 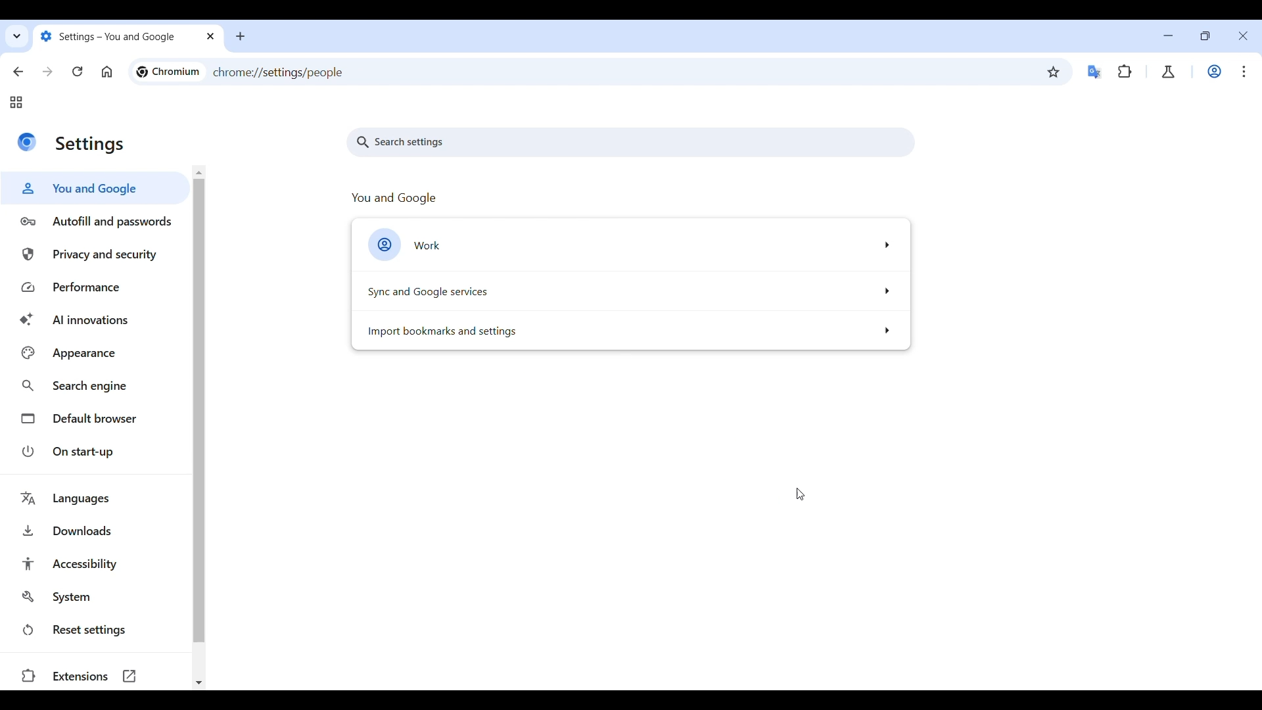 I want to click on Search engine, so click(x=96, y=387).